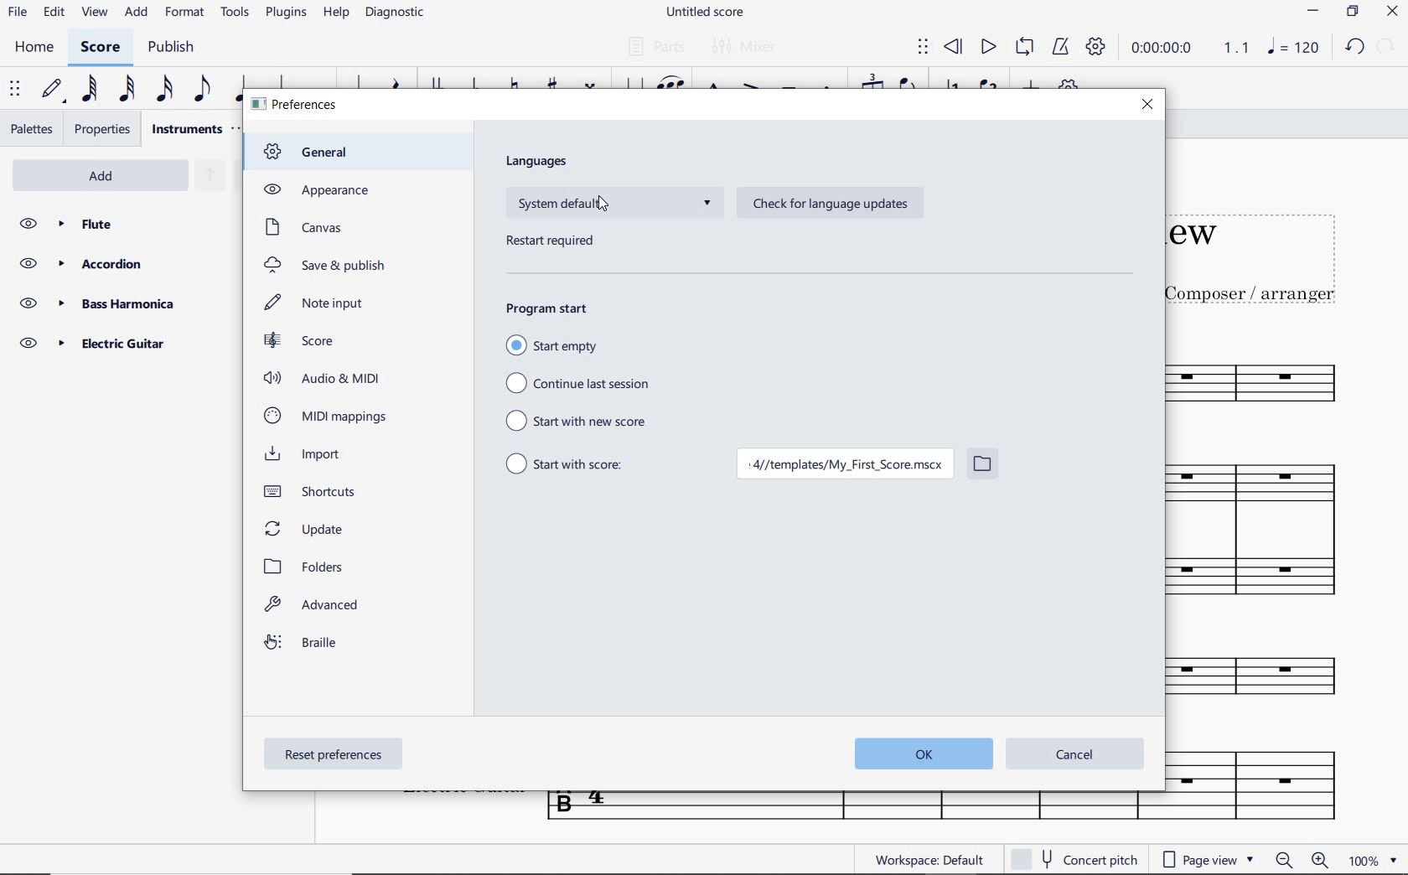 The image size is (1408, 875). What do you see at coordinates (17, 90) in the screenshot?
I see `select to move` at bounding box center [17, 90].